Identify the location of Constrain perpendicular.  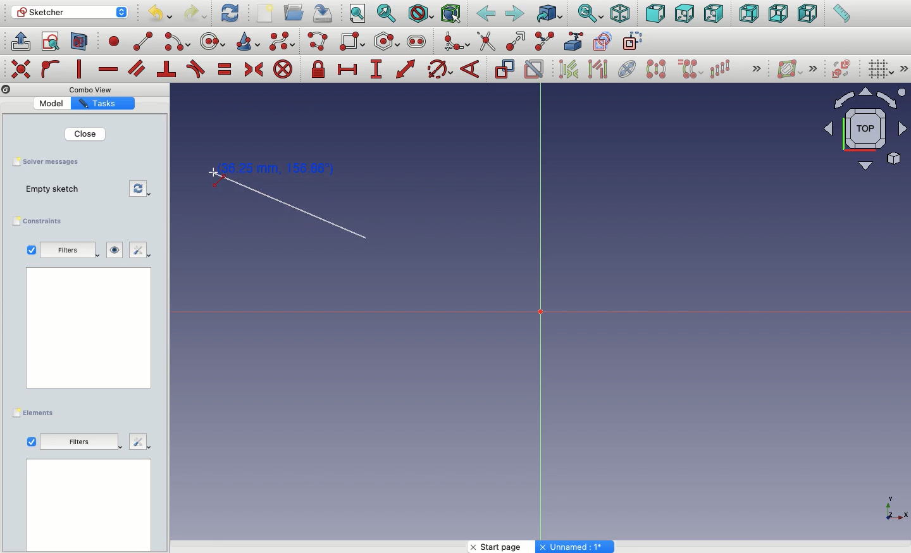
(167, 70).